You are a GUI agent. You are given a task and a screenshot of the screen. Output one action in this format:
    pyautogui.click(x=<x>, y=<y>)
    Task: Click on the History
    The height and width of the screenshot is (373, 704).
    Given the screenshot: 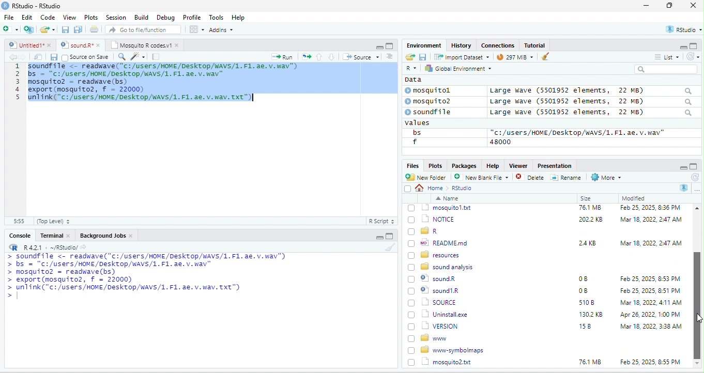 What is the action you would take?
    pyautogui.click(x=462, y=45)
    